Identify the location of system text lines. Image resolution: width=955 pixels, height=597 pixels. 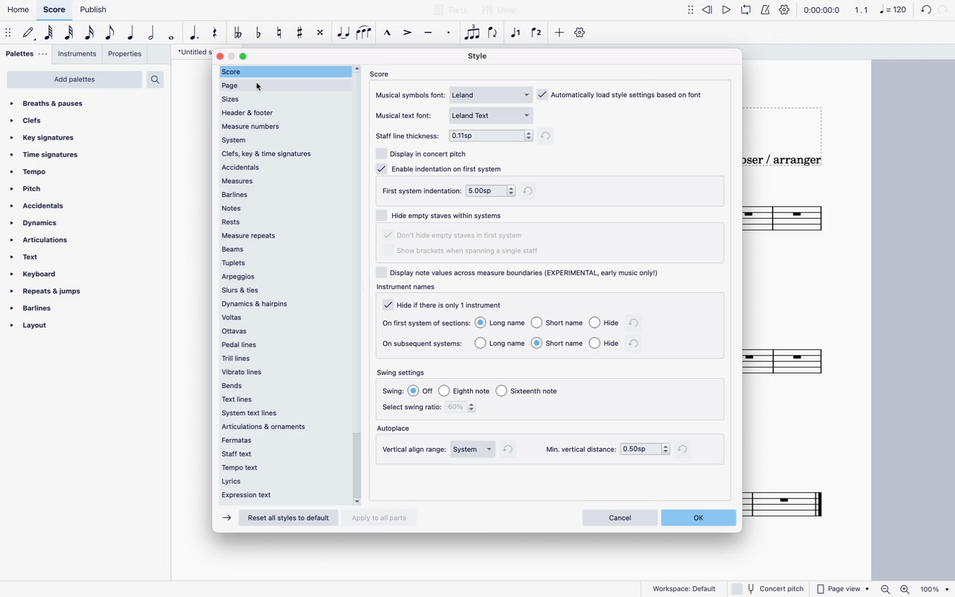
(258, 414).